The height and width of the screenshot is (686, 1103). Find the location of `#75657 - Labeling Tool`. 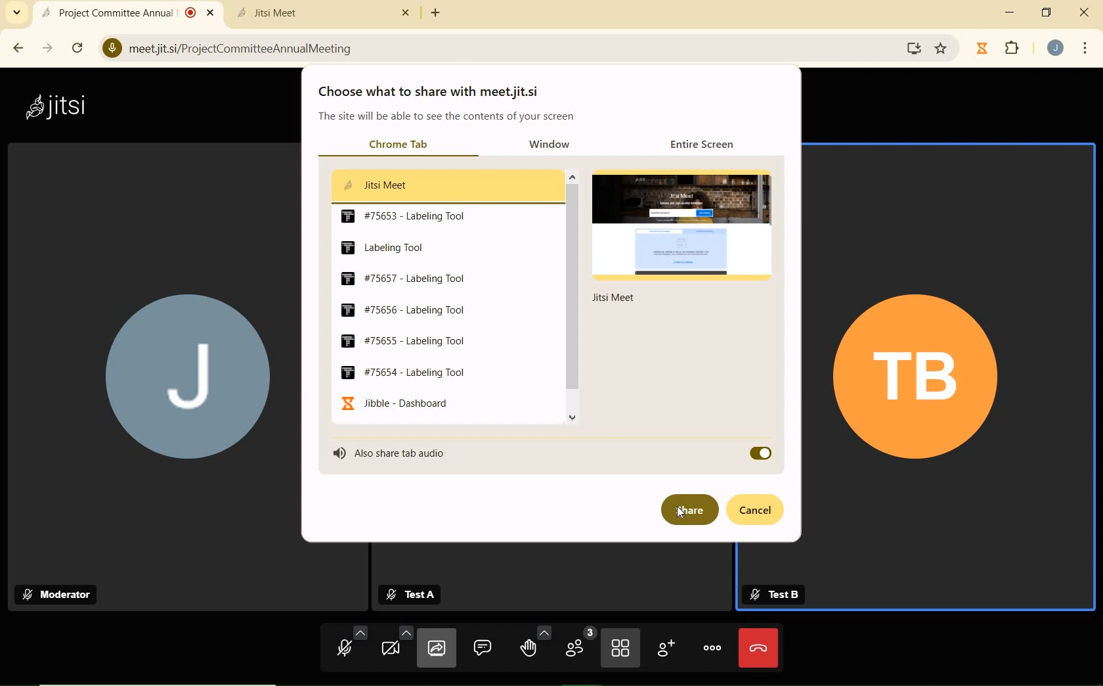

#75657 - Labeling Tool is located at coordinates (419, 278).